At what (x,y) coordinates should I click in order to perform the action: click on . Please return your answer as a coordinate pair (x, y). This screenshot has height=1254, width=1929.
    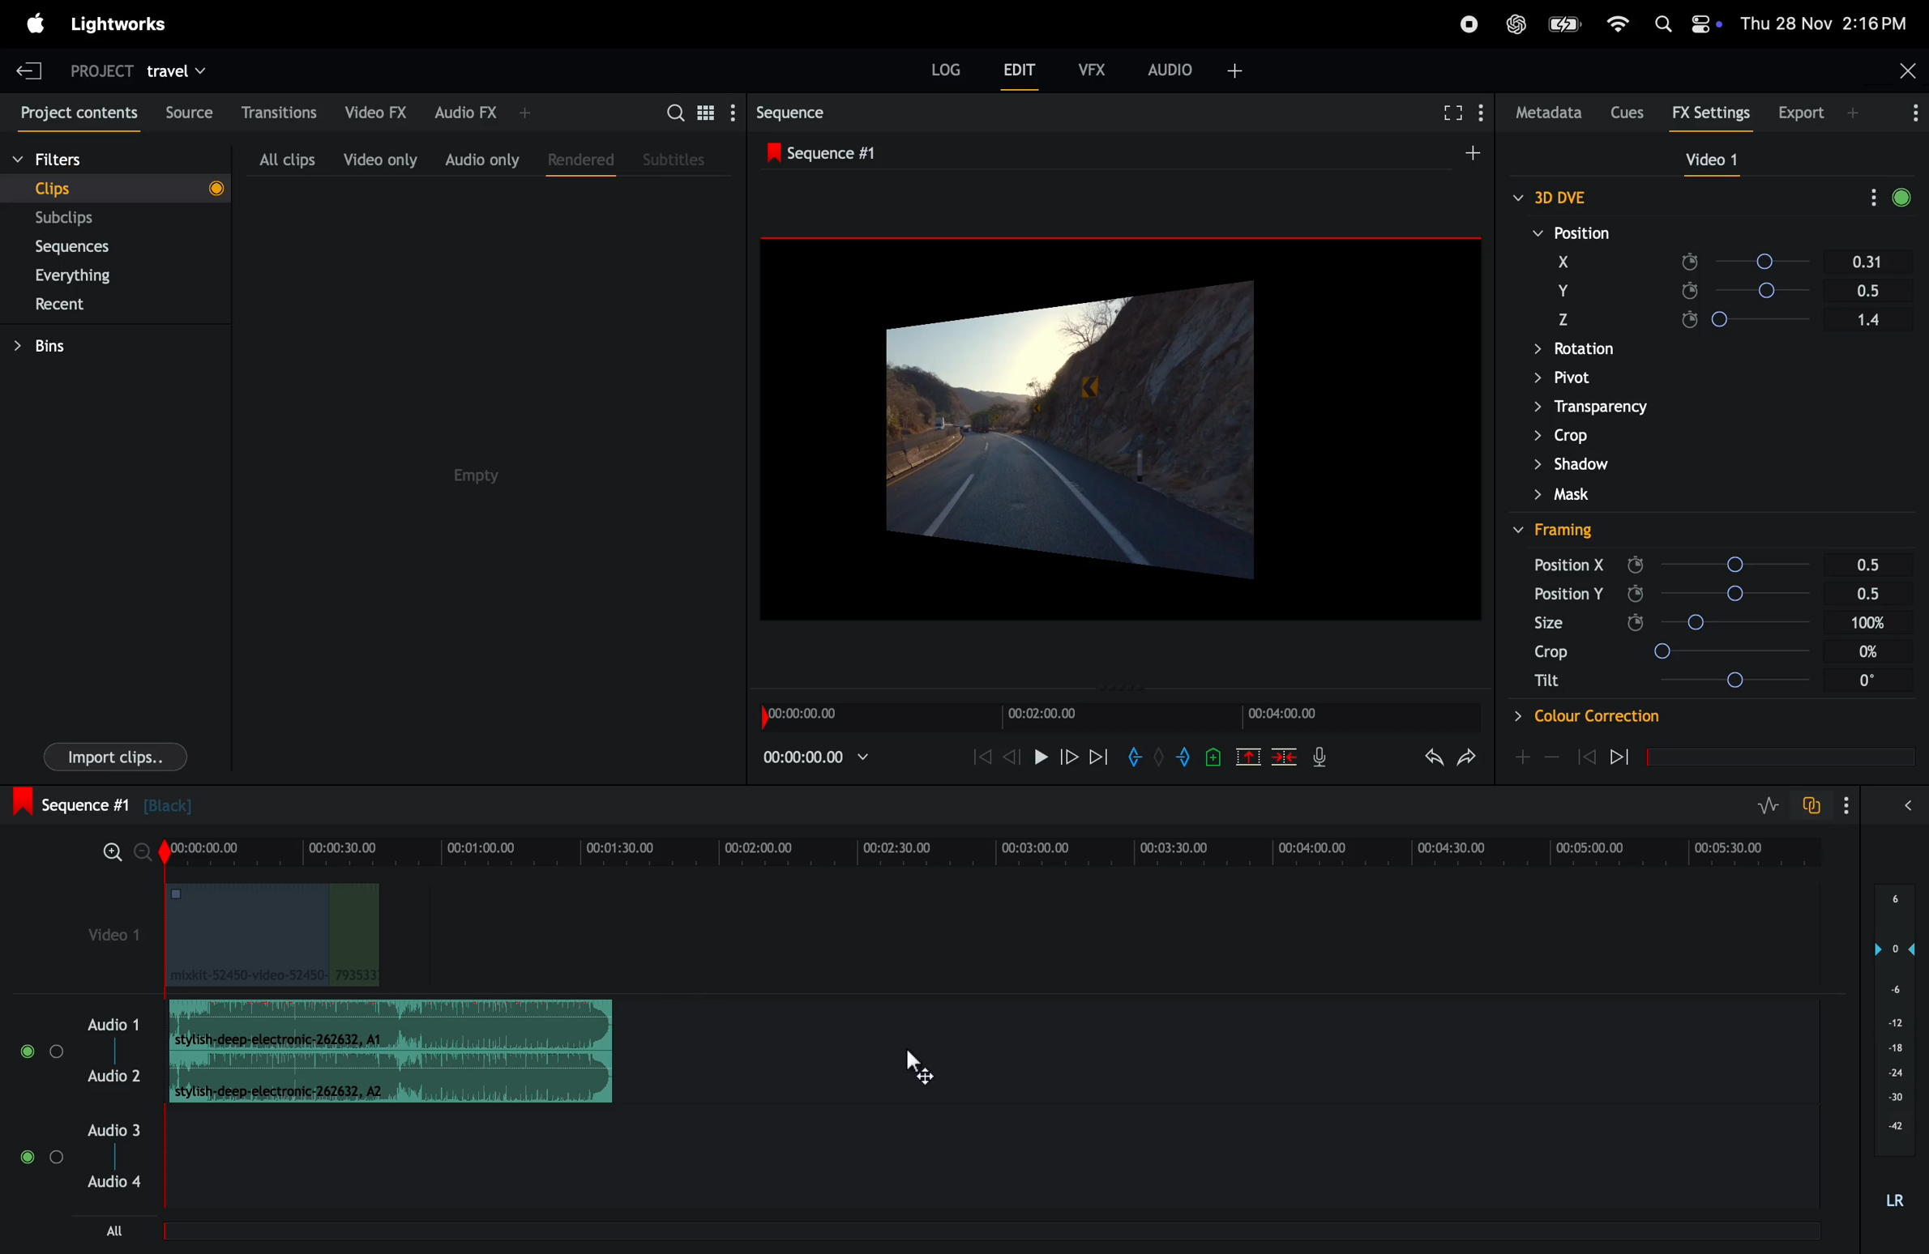
    Looking at the image, I should click on (1873, 593).